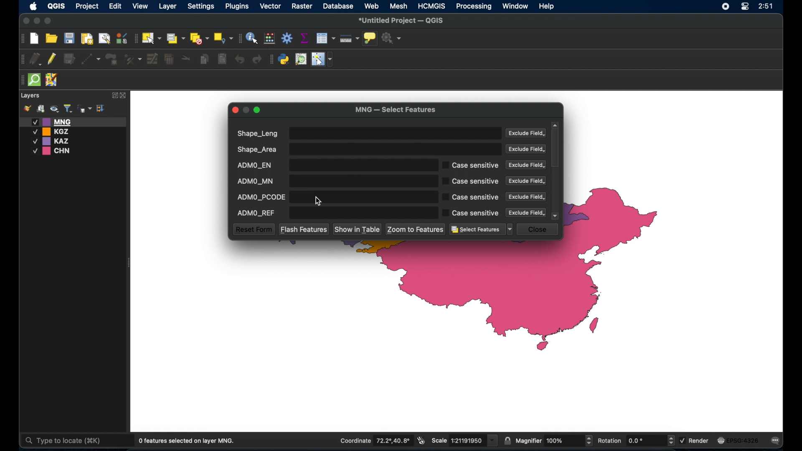  I want to click on drag handle, so click(21, 80).